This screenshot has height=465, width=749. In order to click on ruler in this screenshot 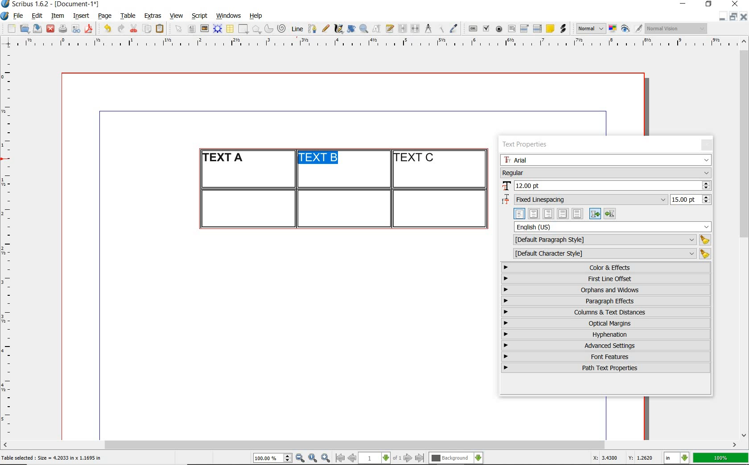, I will do `click(10, 243)`.